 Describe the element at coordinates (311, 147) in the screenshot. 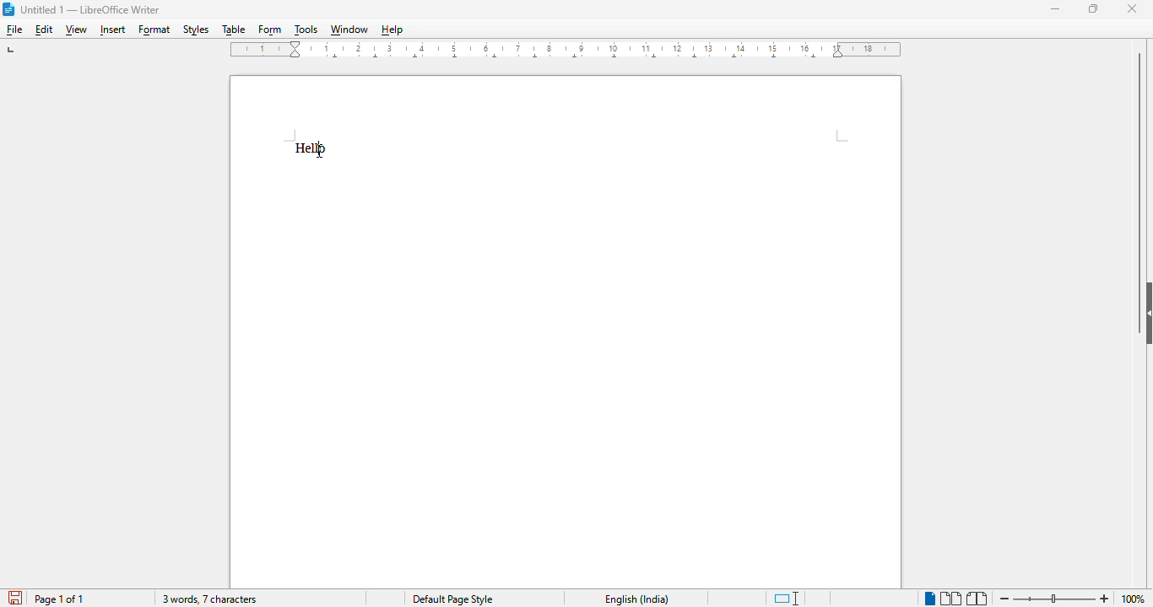

I see `text` at that location.